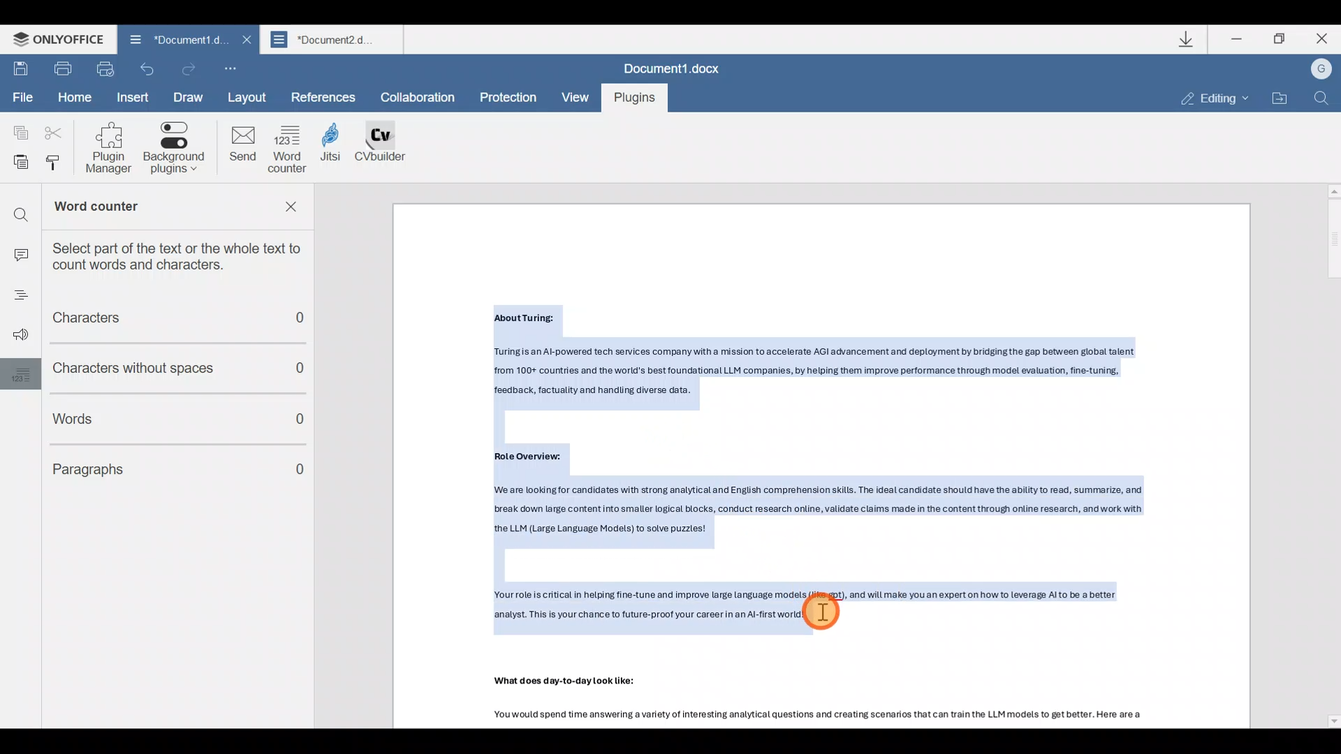 This screenshot has width=1341, height=754. Describe the element at coordinates (309, 322) in the screenshot. I see `0` at that location.